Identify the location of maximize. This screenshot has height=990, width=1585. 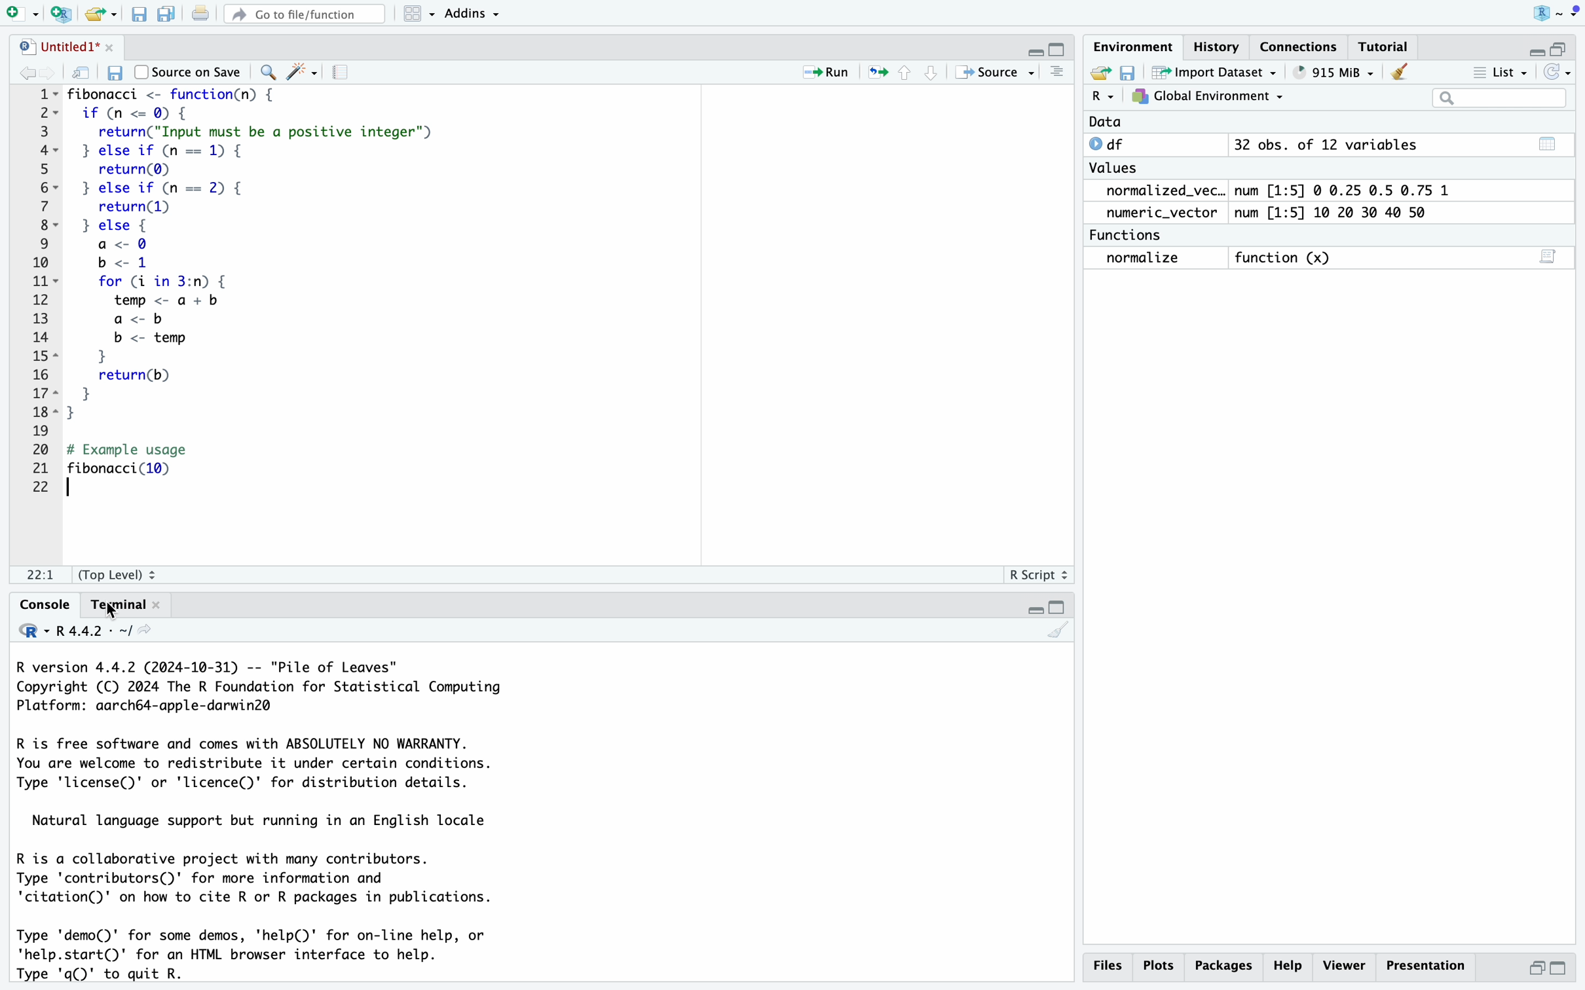
(1063, 43).